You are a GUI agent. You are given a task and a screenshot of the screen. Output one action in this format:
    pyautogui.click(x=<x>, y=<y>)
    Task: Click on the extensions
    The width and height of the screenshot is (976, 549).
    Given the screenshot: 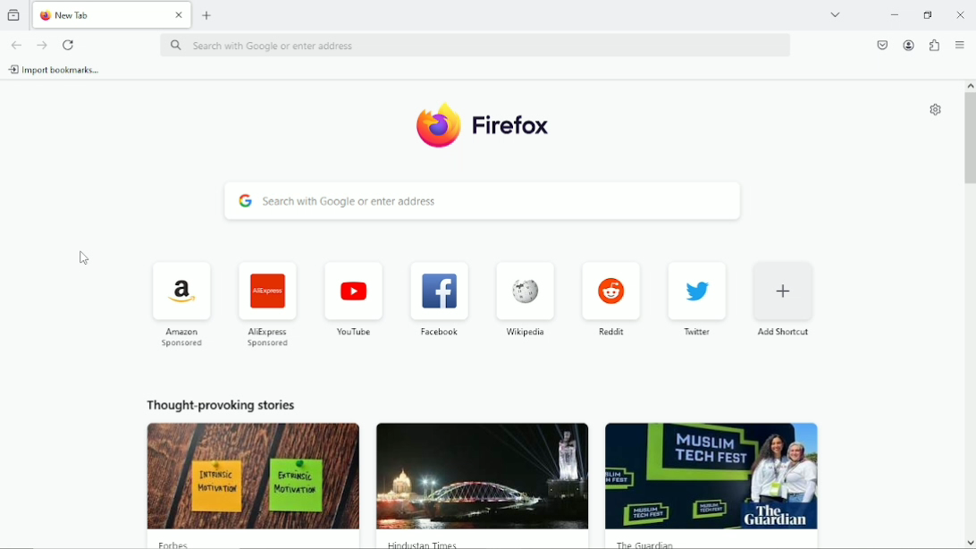 What is the action you would take?
    pyautogui.click(x=933, y=45)
    